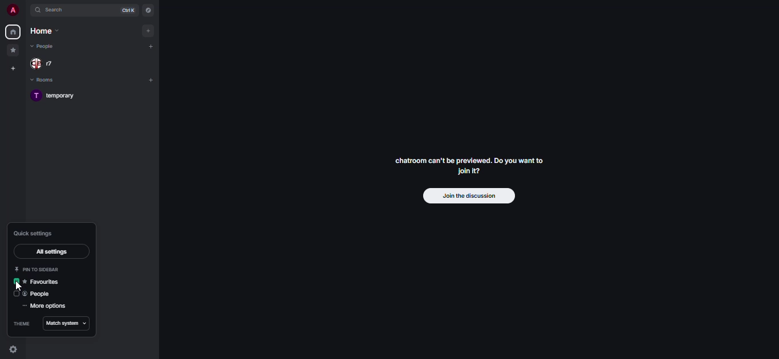 The width and height of the screenshot is (779, 359). Describe the element at coordinates (151, 81) in the screenshot. I see `add` at that location.